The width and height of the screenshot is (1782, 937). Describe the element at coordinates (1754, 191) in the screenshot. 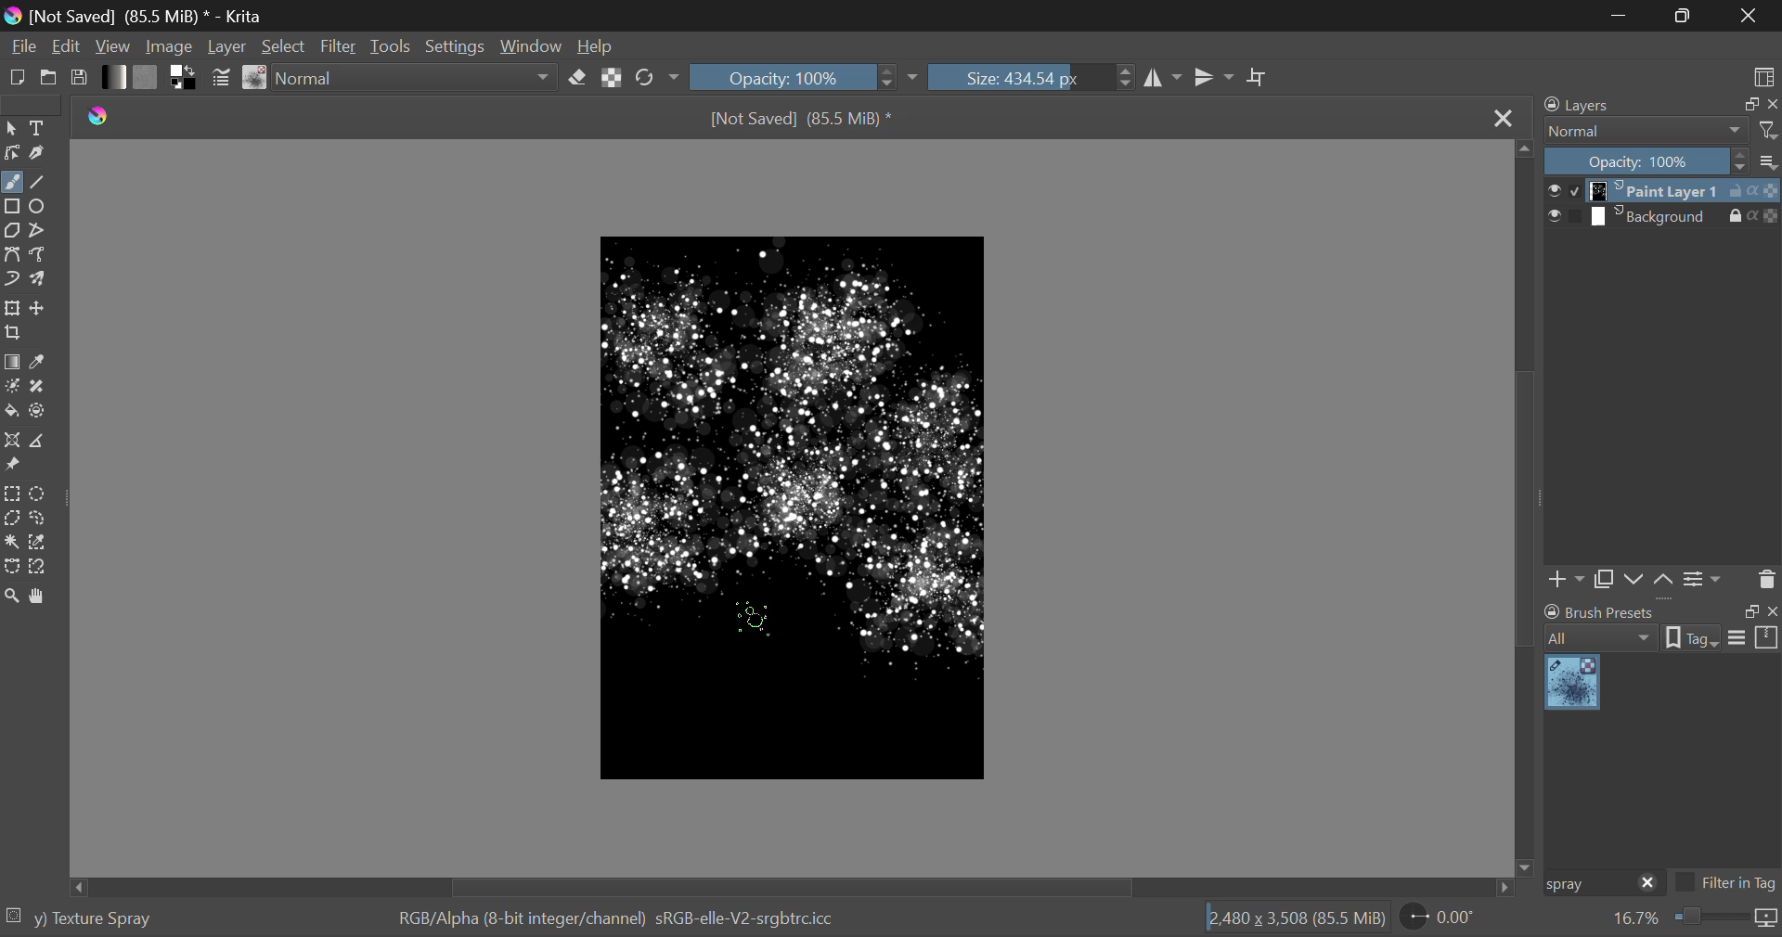

I see `actions` at that location.